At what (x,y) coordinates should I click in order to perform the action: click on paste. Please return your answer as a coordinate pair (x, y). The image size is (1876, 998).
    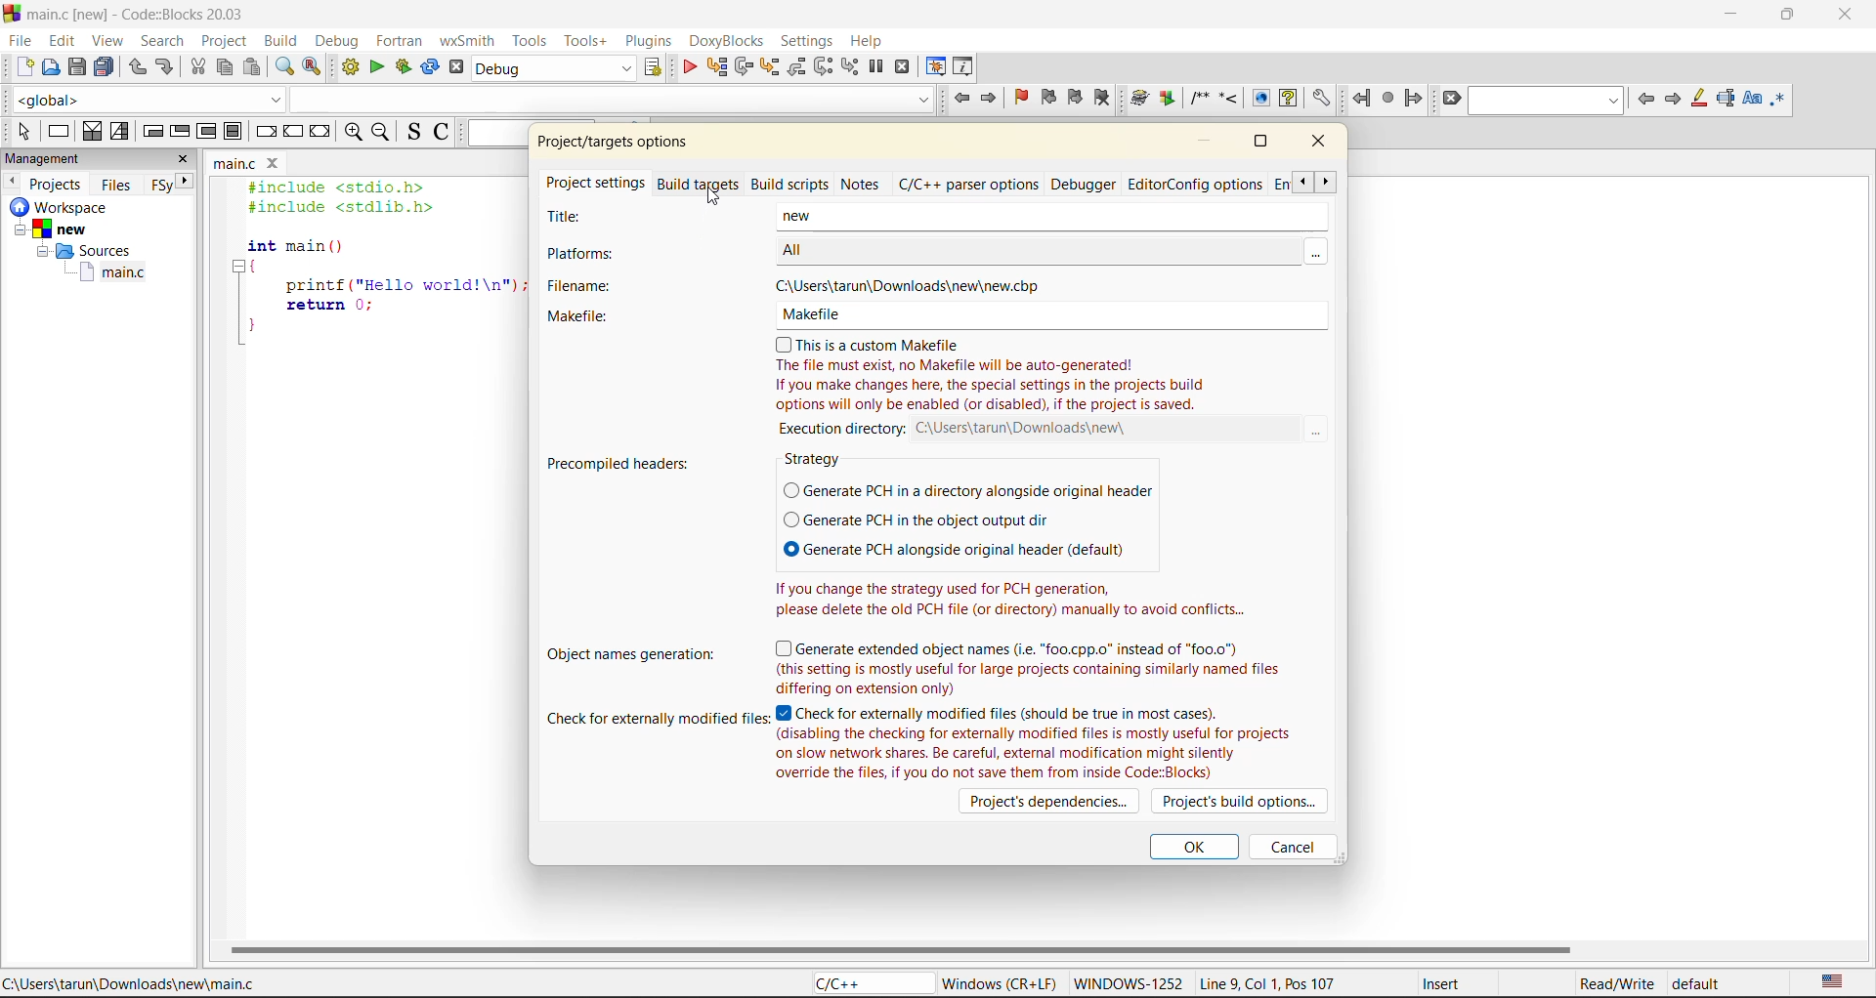
    Looking at the image, I should click on (255, 68).